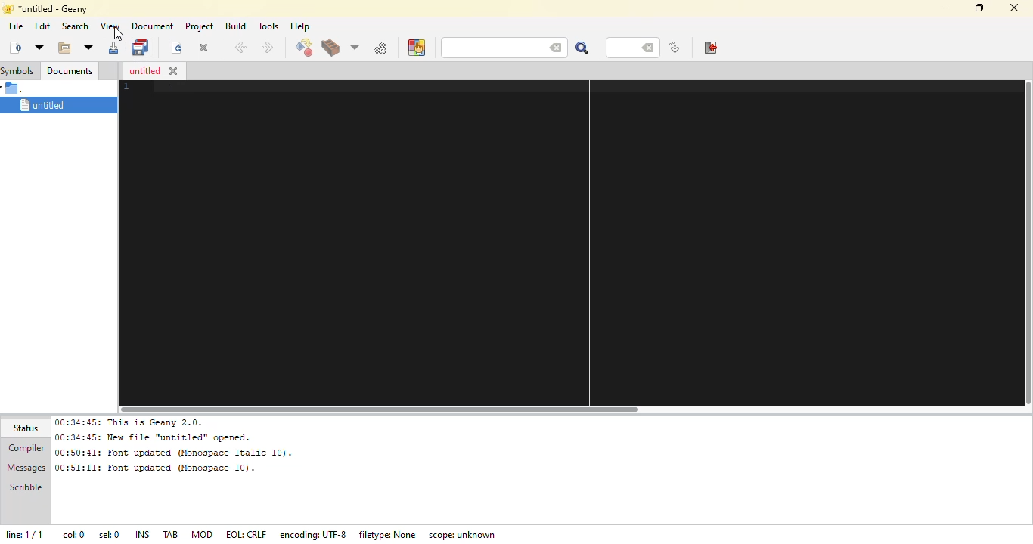 This screenshot has height=544, width=1033. I want to click on untitled, so click(55, 106).